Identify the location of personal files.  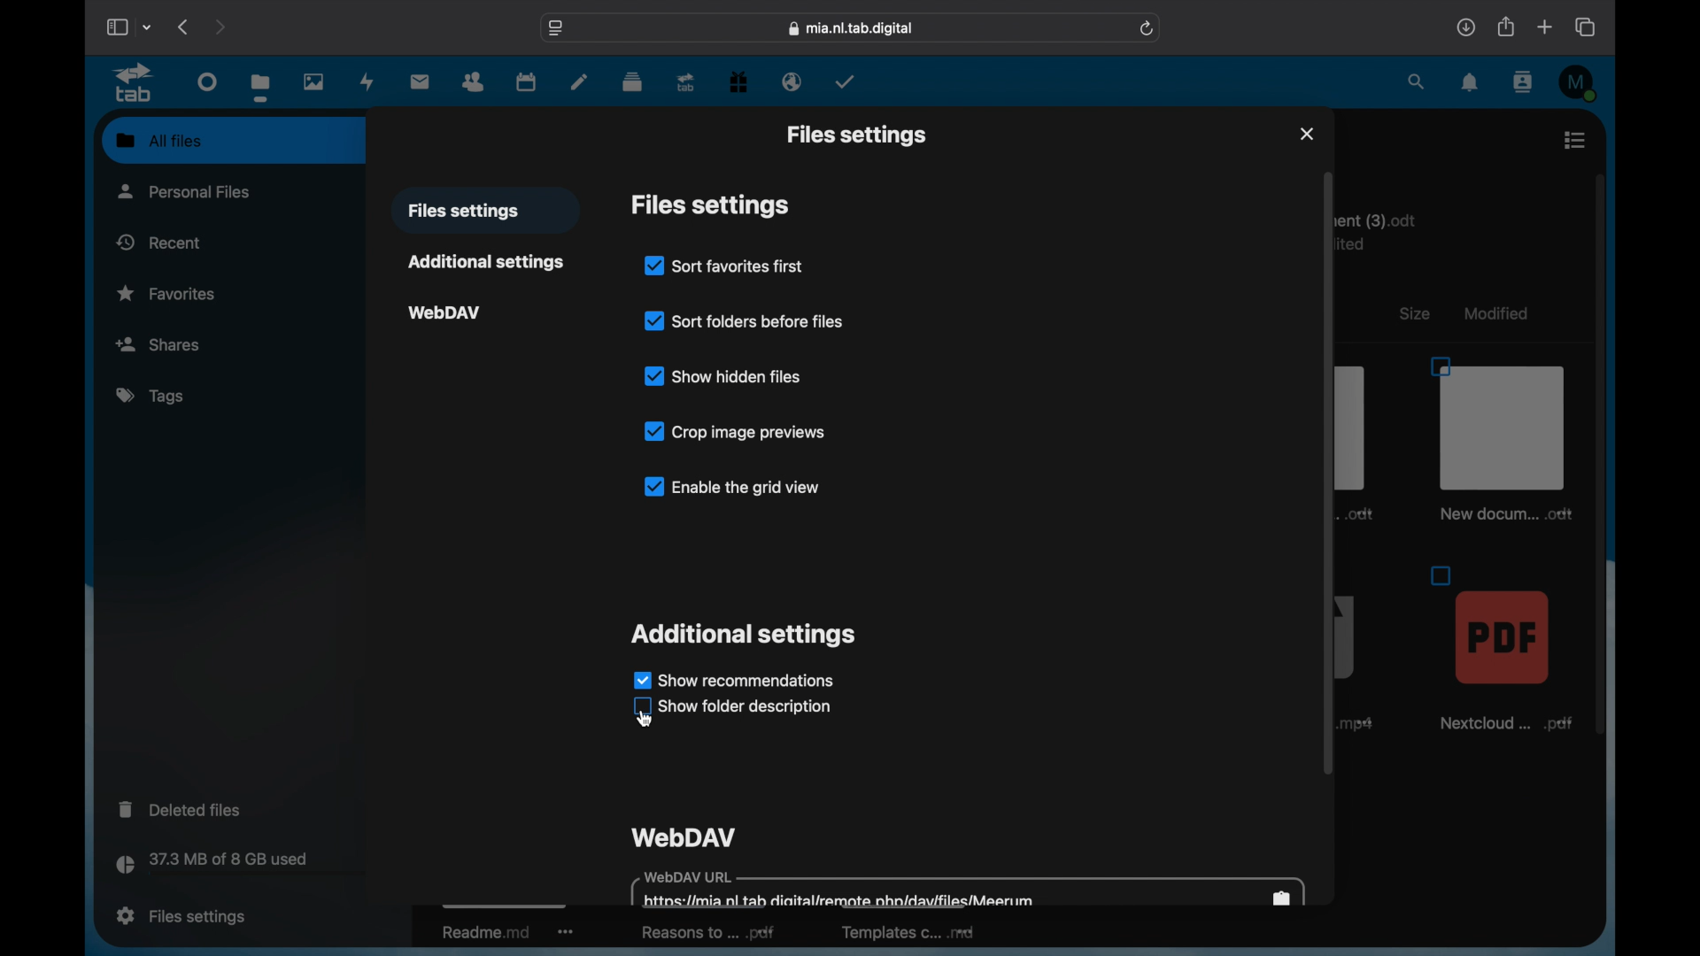
(184, 191).